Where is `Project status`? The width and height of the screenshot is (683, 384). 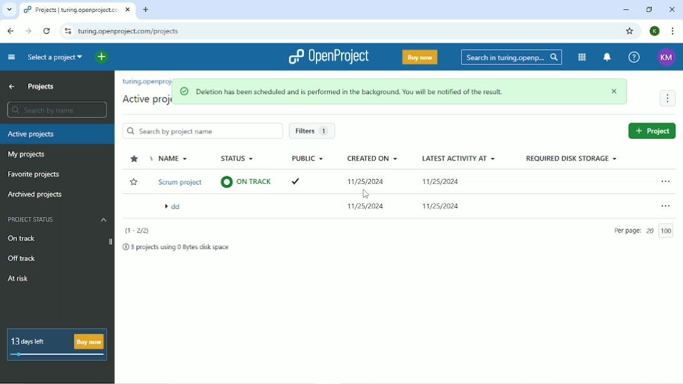 Project status is located at coordinates (57, 219).